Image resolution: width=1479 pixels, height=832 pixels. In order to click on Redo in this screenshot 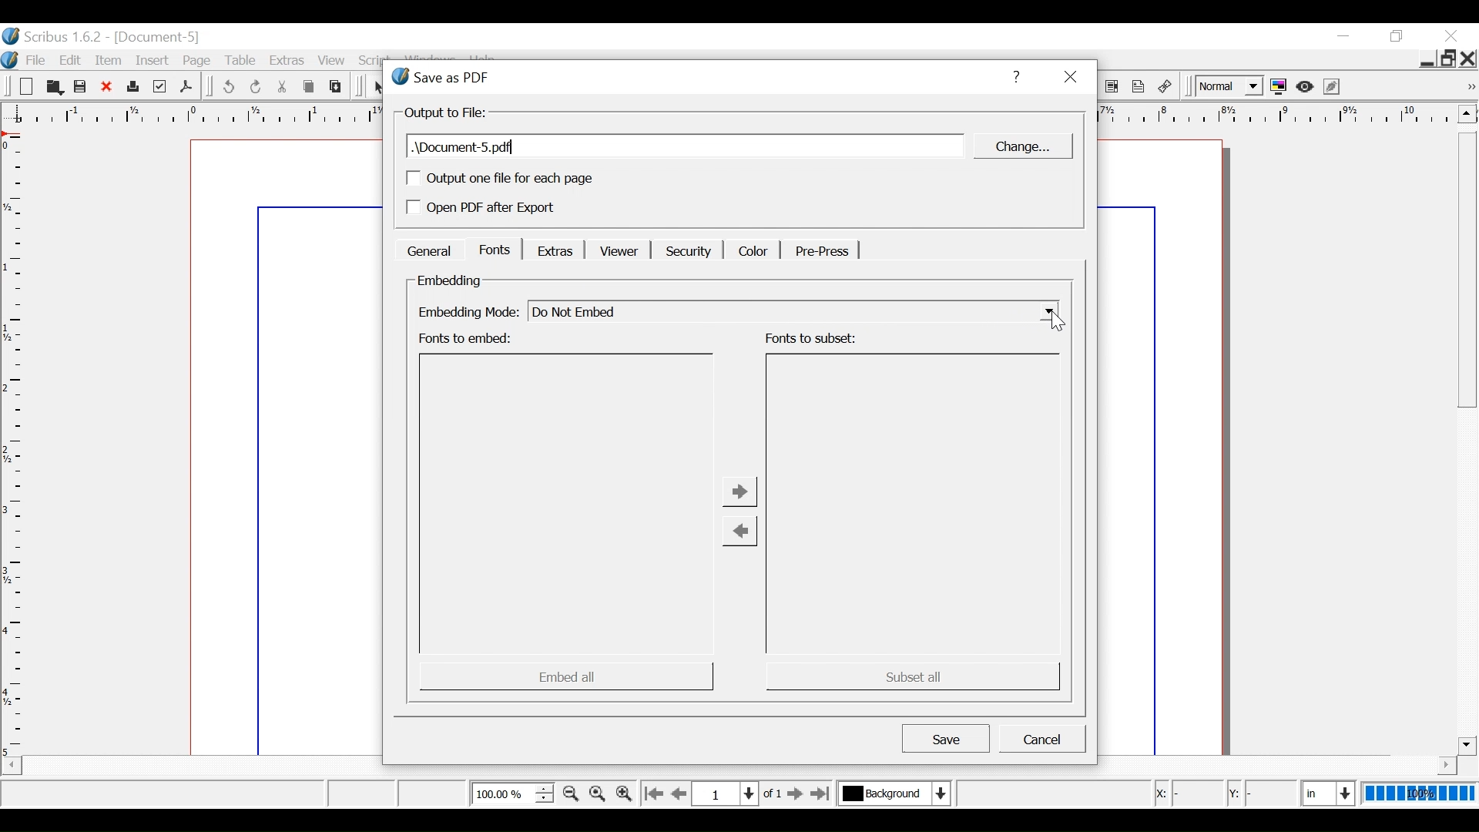, I will do `click(257, 87)`.